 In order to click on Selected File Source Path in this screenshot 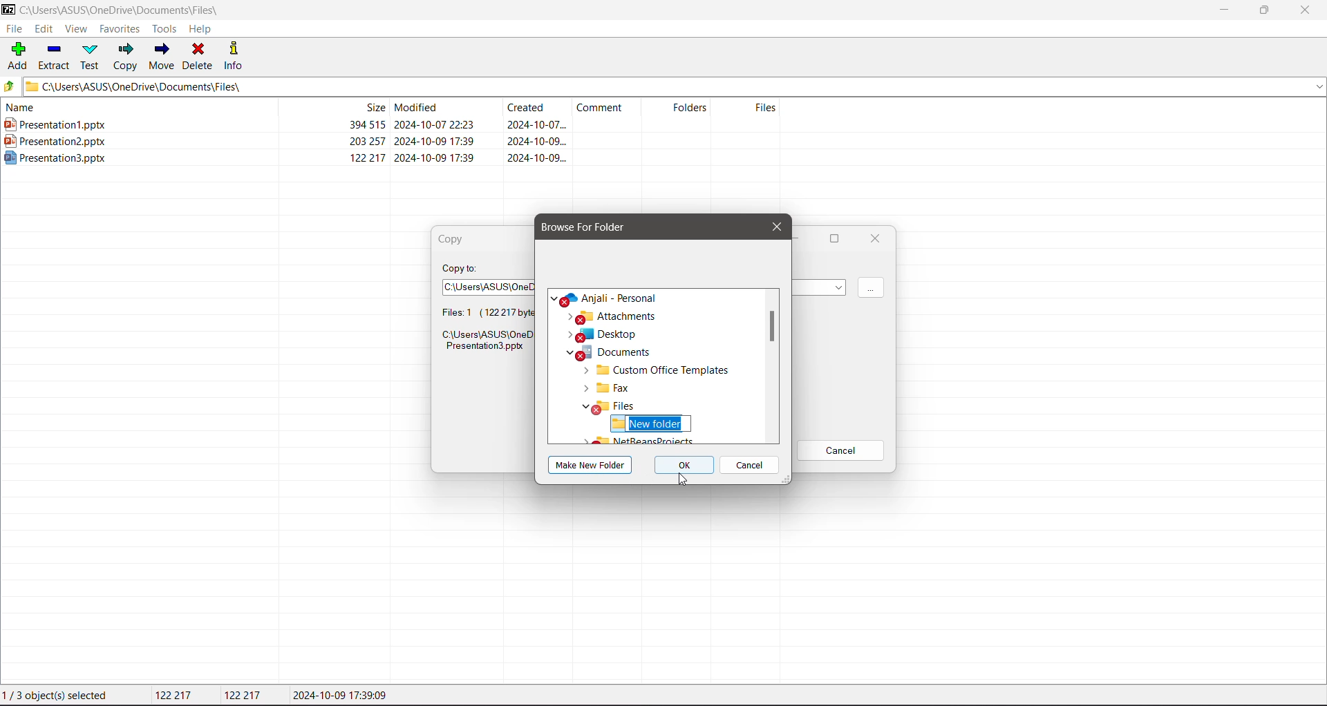, I will do `click(484, 343)`.